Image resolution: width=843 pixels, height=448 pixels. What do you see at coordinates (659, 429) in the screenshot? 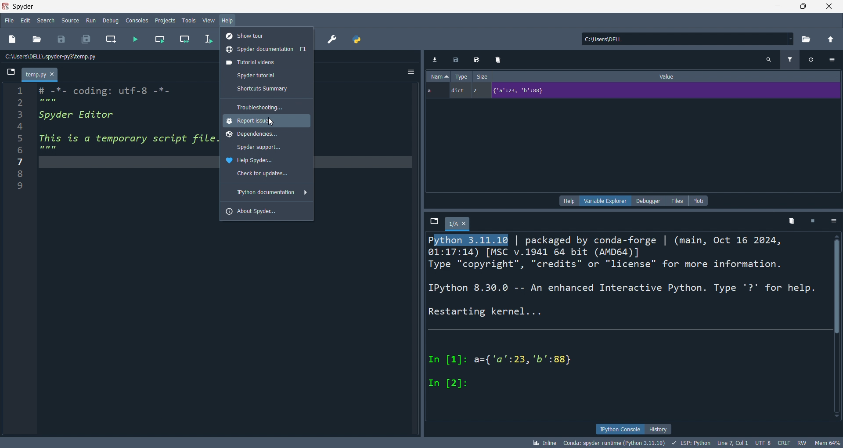
I see `history` at bounding box center [659, 429].